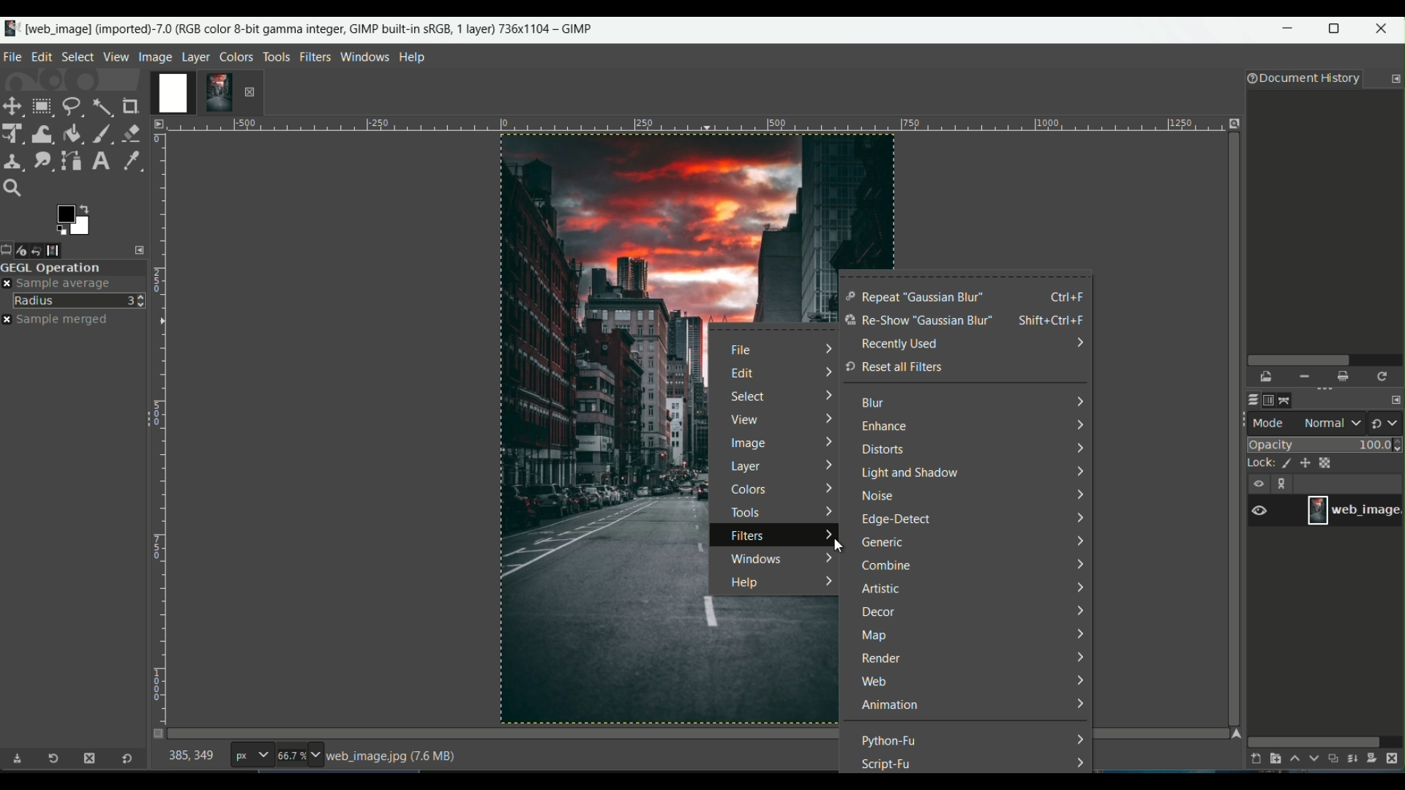 The width and height of the screenshot is (1405, 790). I want to click on reset all filters, so click(893, 367).